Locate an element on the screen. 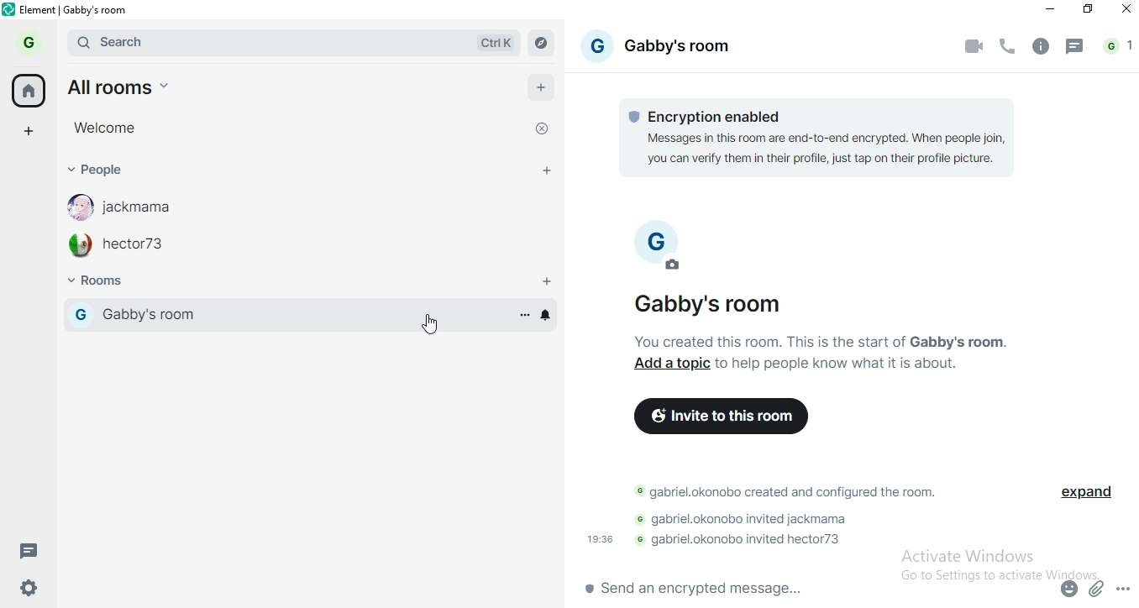  gabby room is located at coordinates (277, 316).